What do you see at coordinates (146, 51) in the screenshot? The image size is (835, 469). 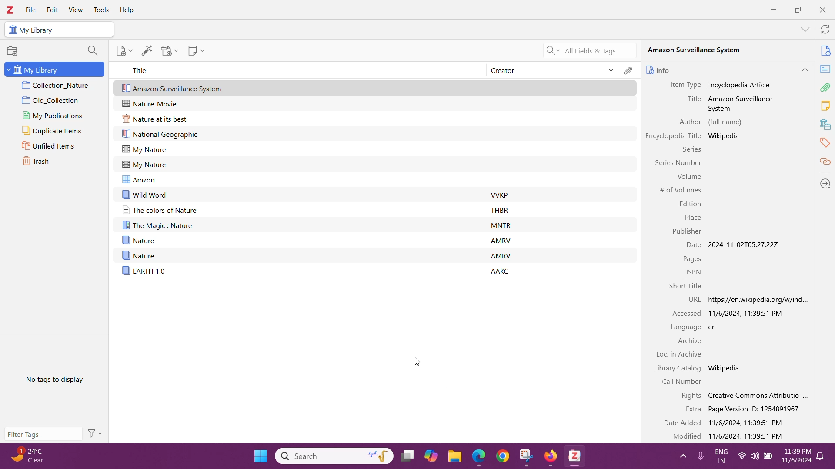 I see `Add Item(s) by identifier` at bounding box center [146, 51].